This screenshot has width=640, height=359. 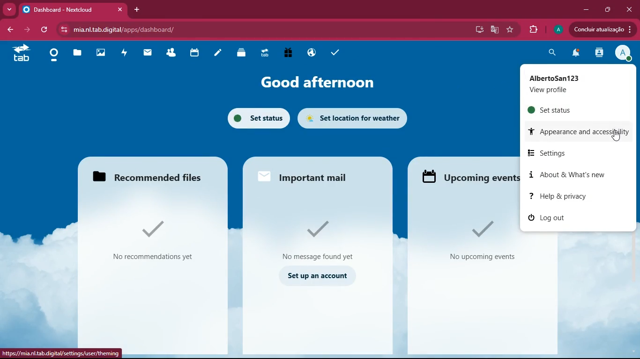 I want to click on extension, so click(x=533, y=28).